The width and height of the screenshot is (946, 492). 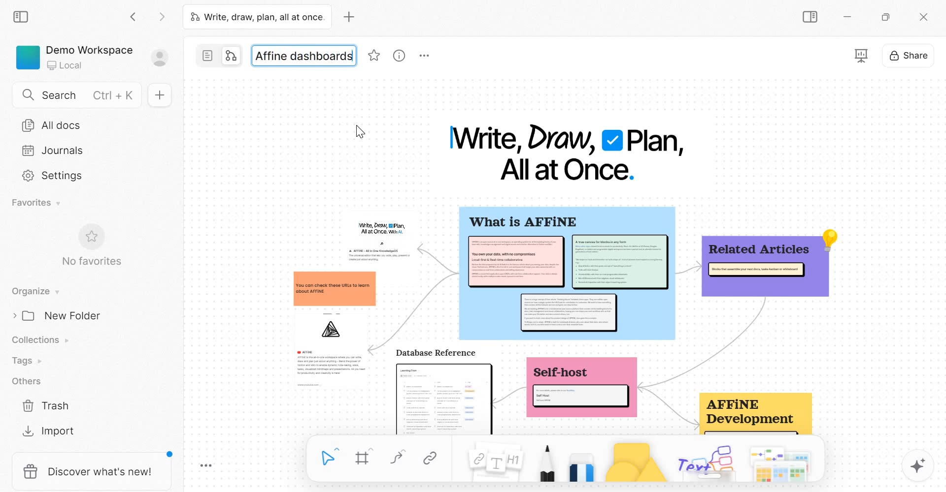 What do you see at coordinates (97, 57) in the screenshot?
I see `Demo Workspace` at bounding box center [97, 57].